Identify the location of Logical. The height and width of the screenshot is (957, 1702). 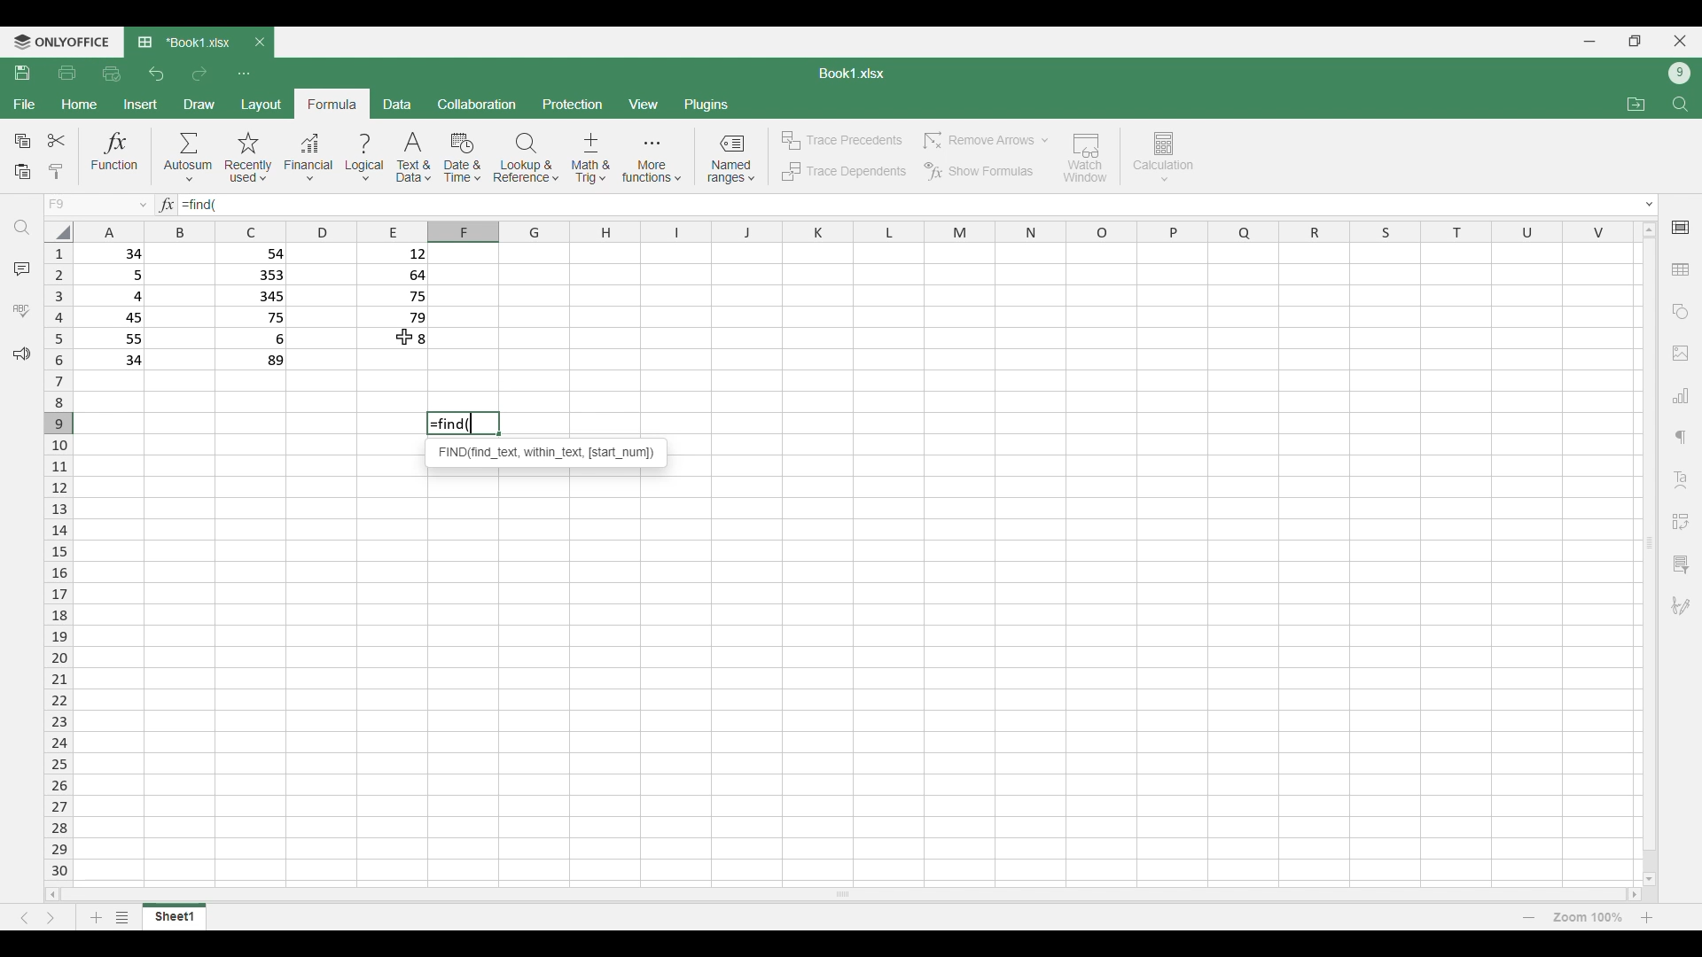
(365, 158).